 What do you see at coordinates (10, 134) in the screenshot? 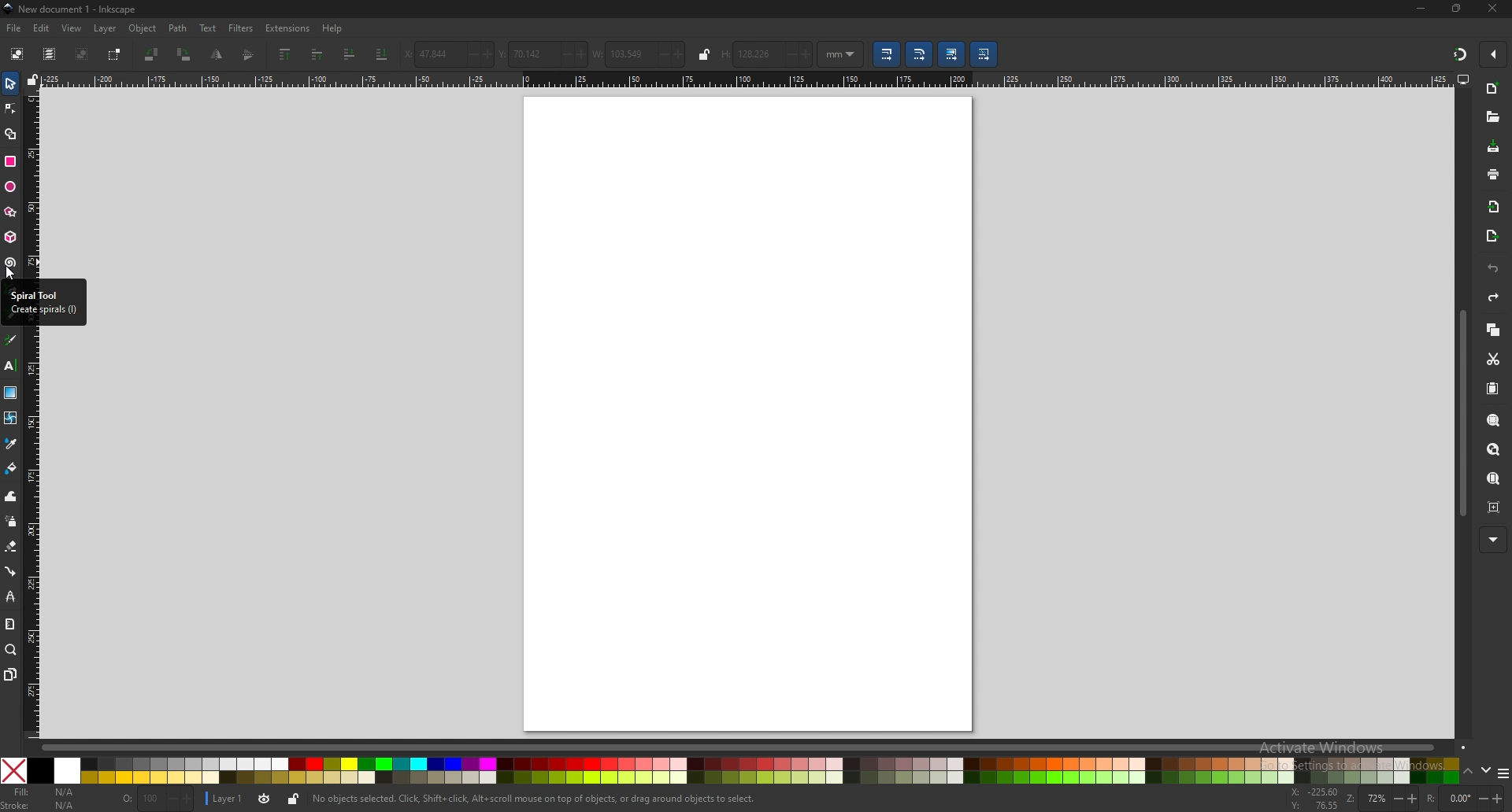
I see `shape builder` at bounding box center [10, 134].